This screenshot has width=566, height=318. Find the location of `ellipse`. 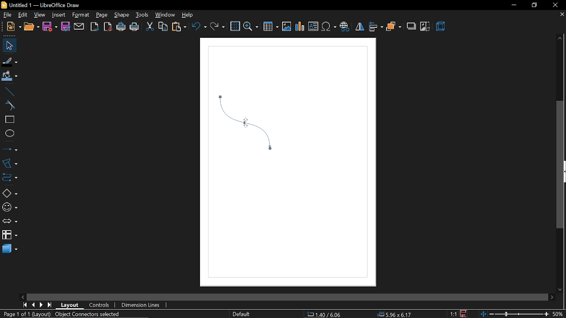

ellipse is located at coordinates (8, 132).